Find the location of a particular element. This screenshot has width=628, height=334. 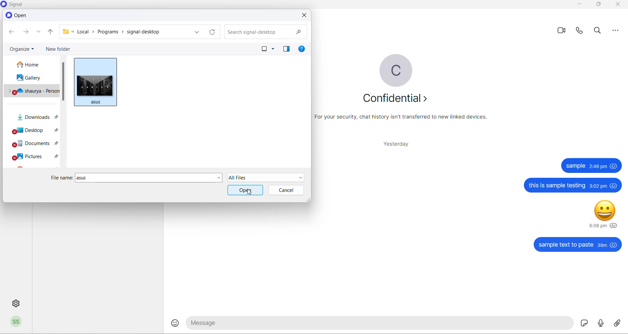

39m is located at coordinates (602, 246).